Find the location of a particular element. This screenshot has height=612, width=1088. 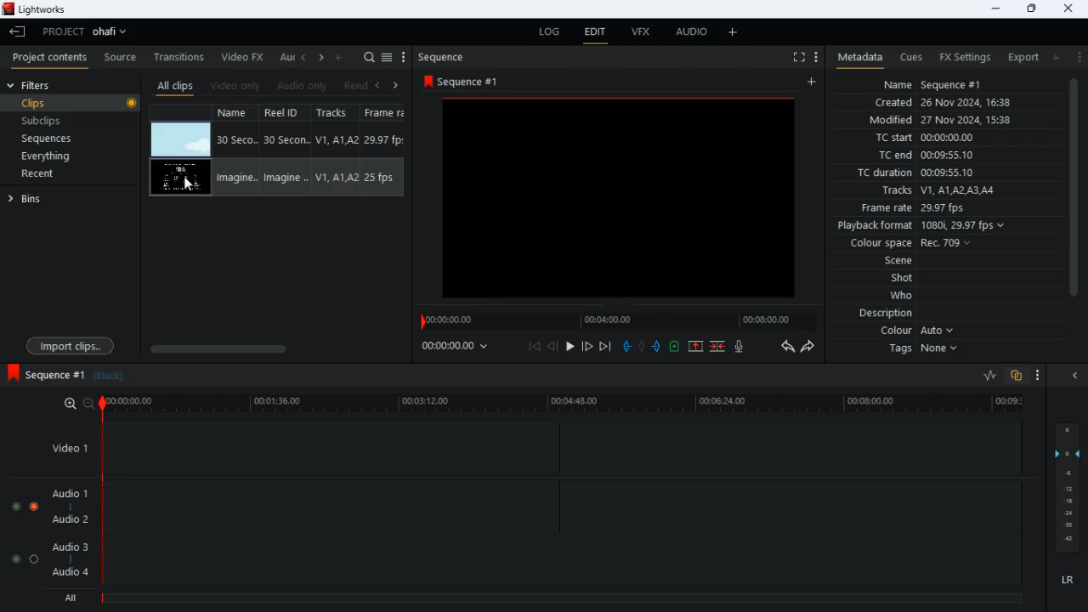

sequence is located at coordinates (461, 79).